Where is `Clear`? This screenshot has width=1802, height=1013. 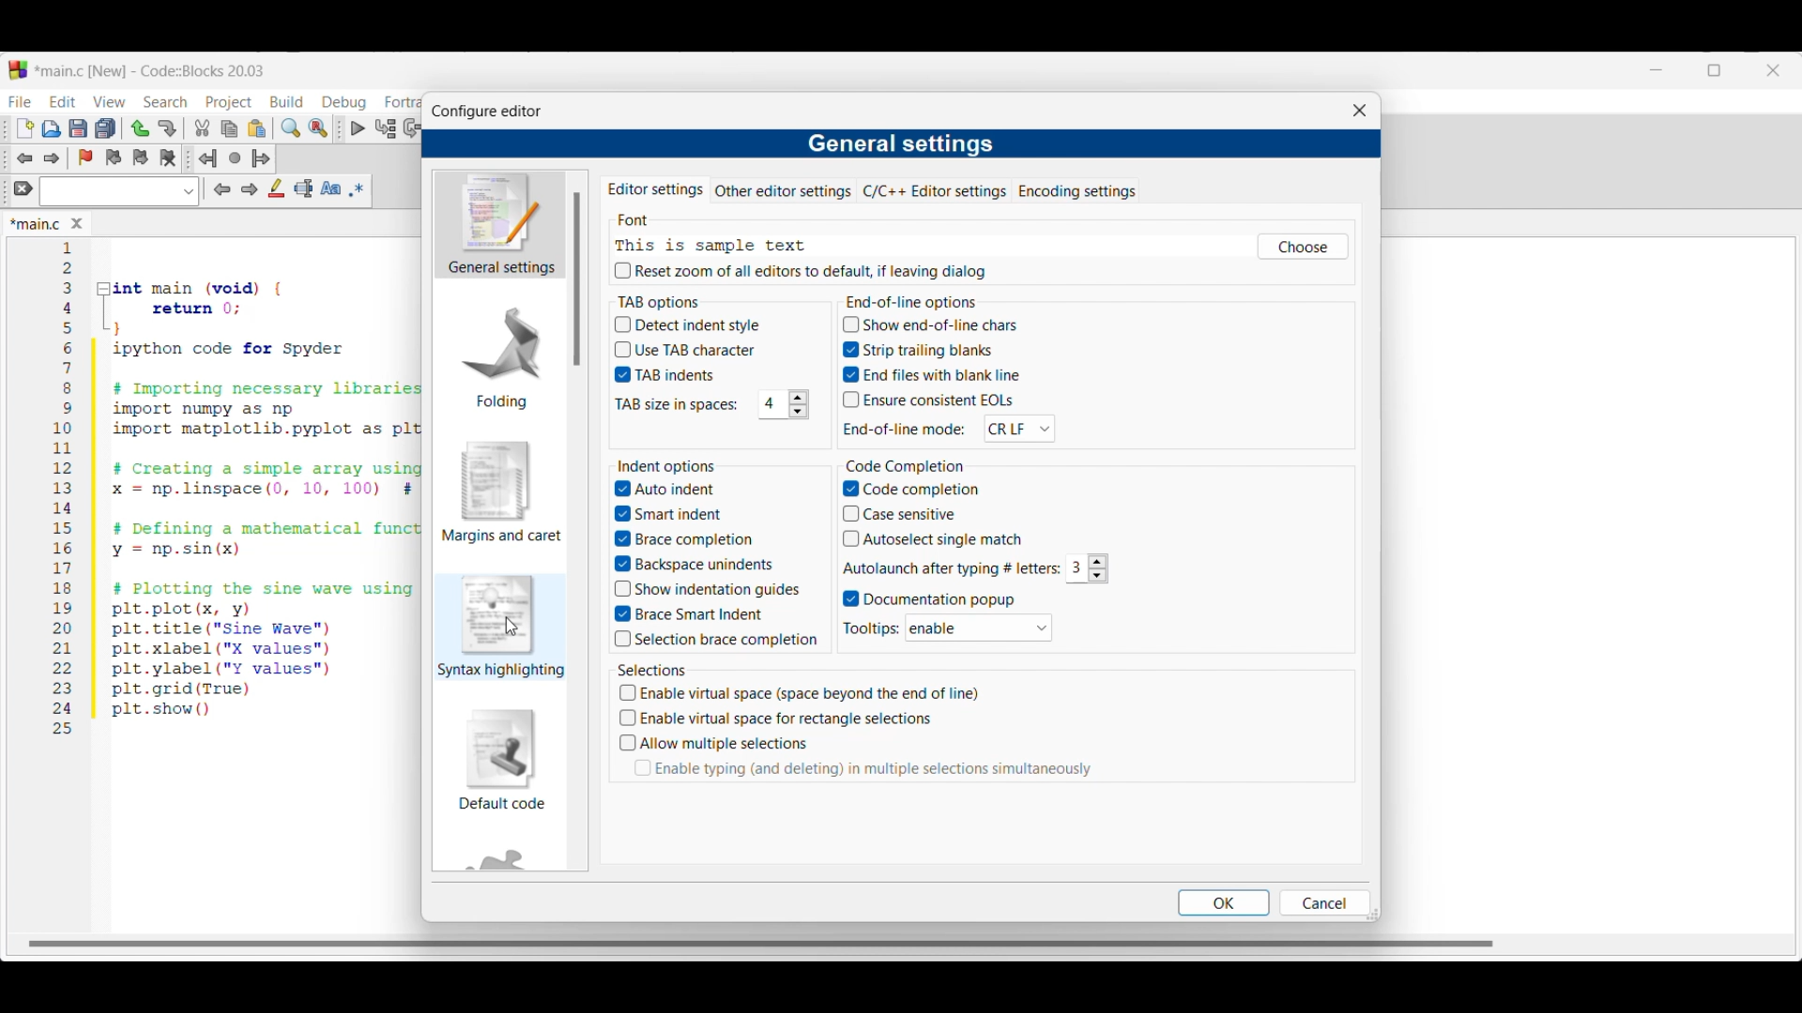
Clear is located at coordinates (23, 188).